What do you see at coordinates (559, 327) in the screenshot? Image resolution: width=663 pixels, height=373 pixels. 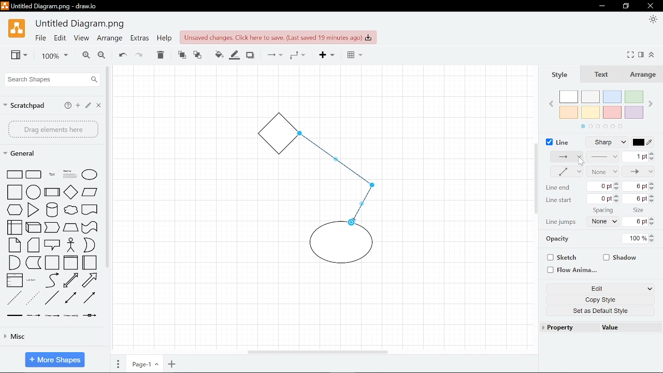 I see `» Property` at bounding box center [559, 327].